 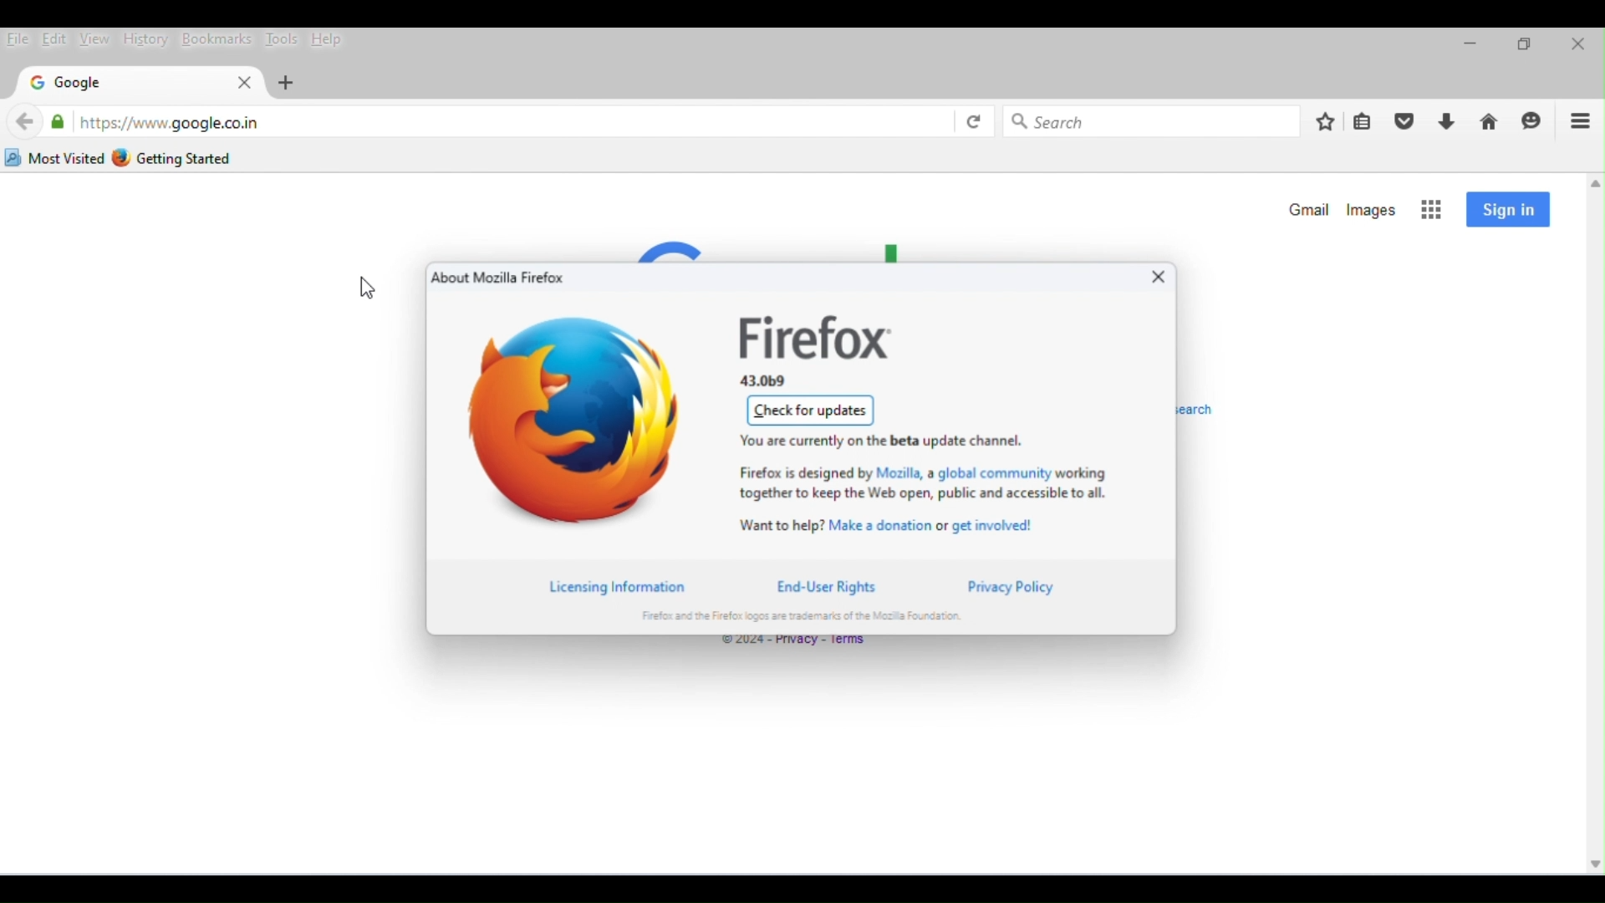 I want to click on sign in, so click(x=1508, y=210).